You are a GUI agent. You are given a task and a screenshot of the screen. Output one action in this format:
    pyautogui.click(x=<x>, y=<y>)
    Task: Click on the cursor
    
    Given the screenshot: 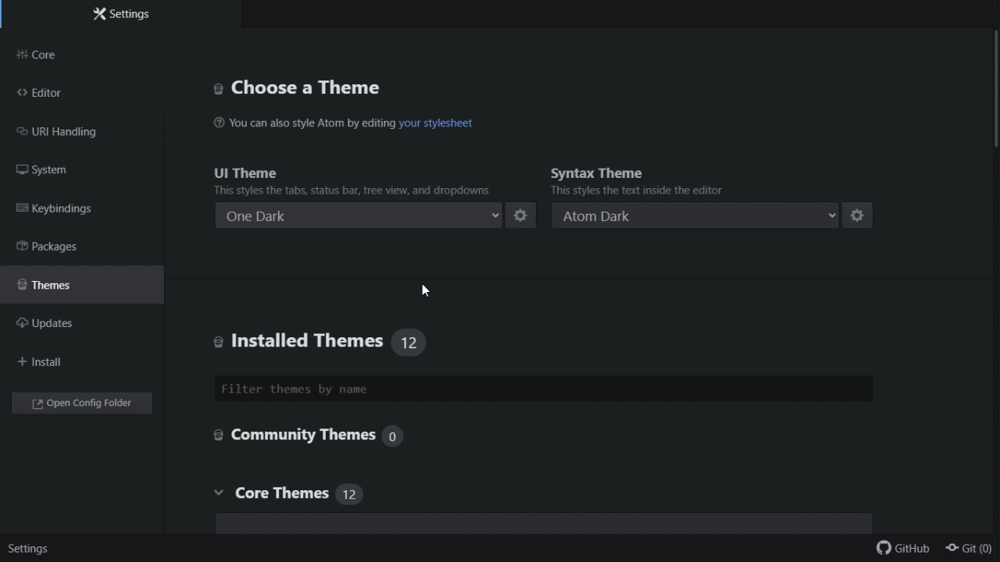 What is the action you would take?
    pyautogui.click(x=429, y=292)
    